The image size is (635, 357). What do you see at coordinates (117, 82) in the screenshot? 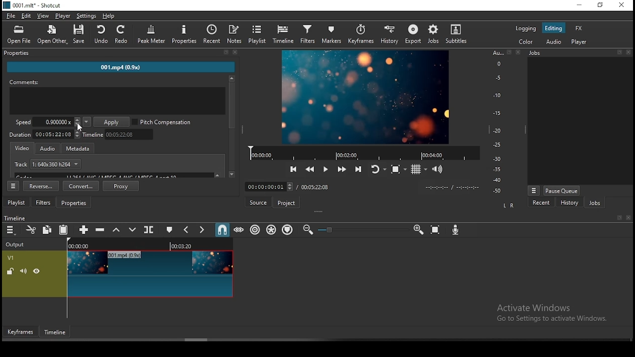
I see `comments` at bounding box center [117, 82].